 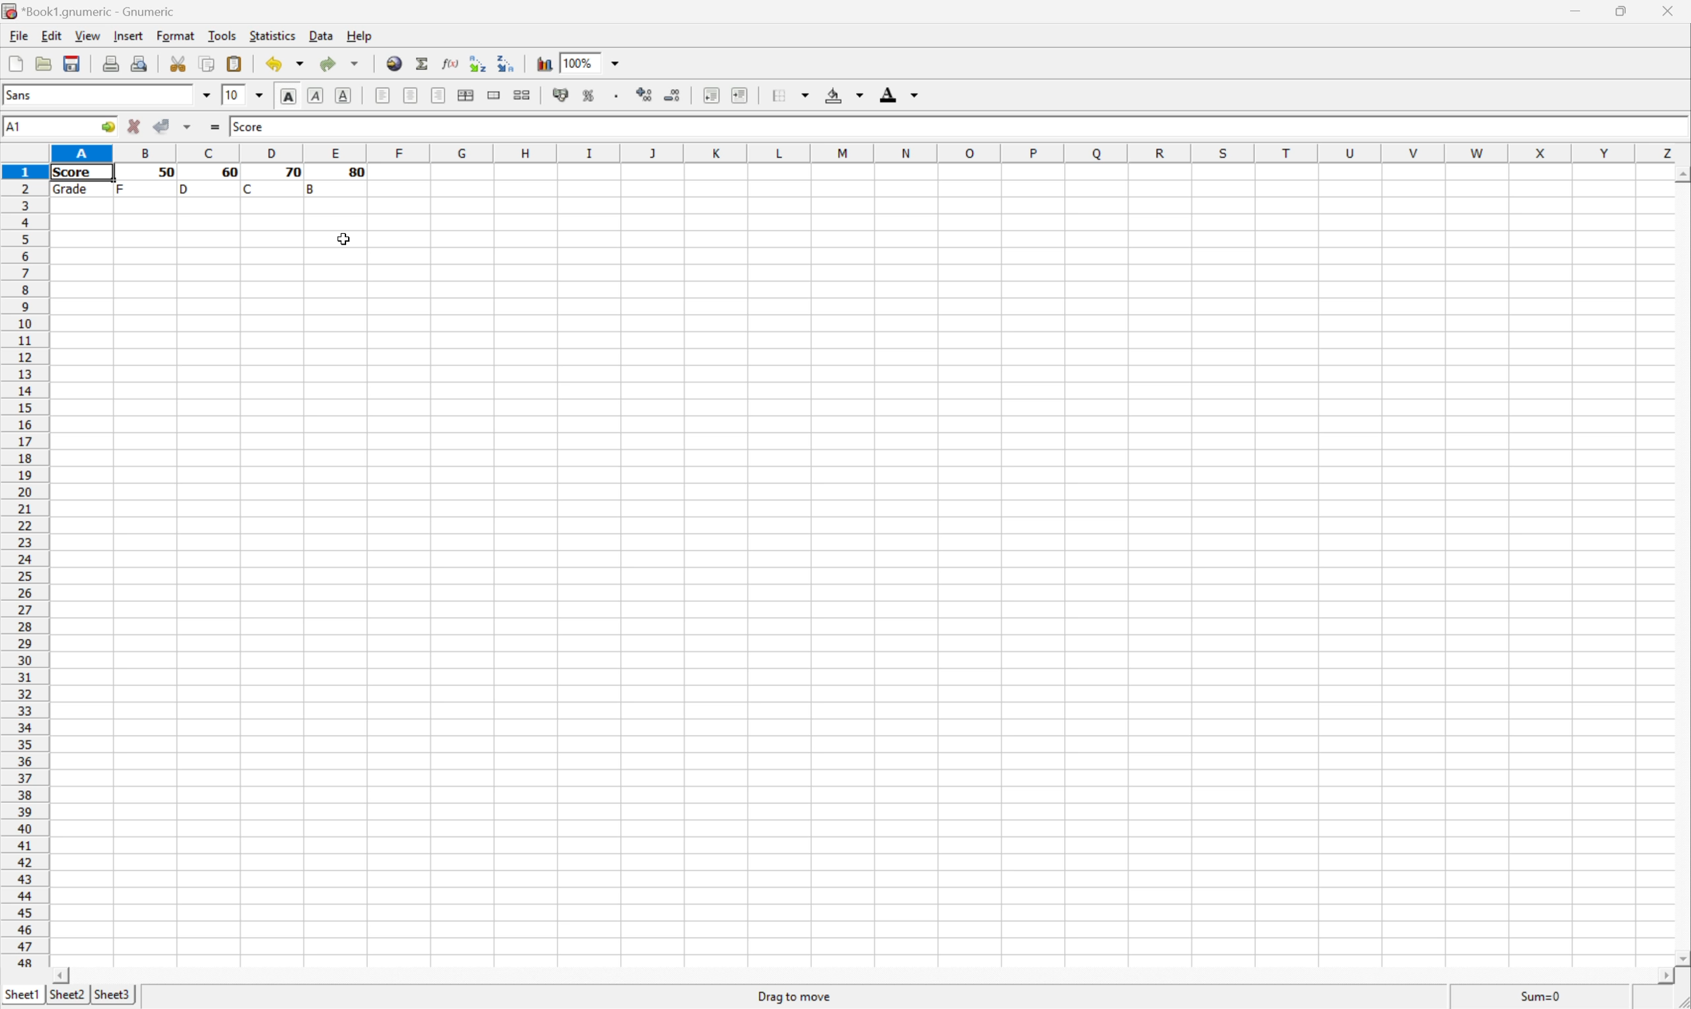 What do you see at coordinates (221, 34) in the screenshot?
I see `Tools` at bounding box center [221, 34].